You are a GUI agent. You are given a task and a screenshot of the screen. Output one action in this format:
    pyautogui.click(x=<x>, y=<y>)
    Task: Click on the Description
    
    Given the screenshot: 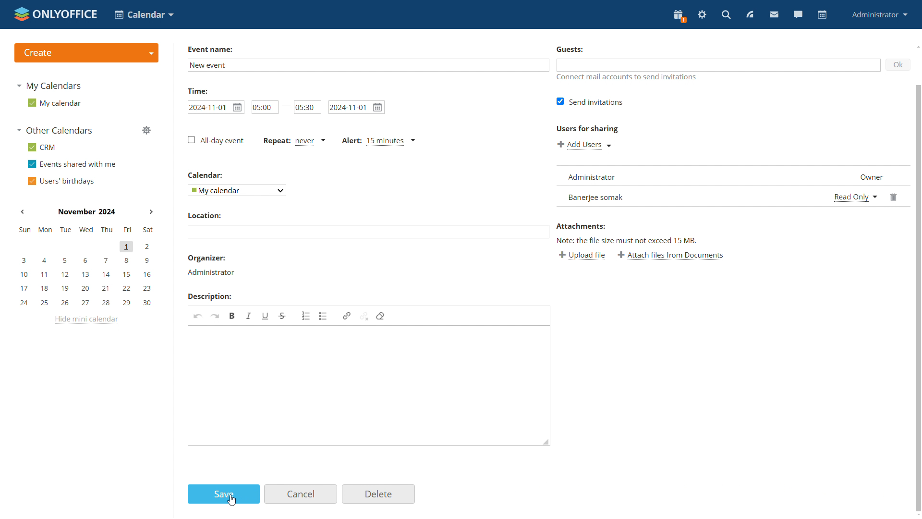 What is the action you would take?
    pyautogui.click(x=209, y=297)
    